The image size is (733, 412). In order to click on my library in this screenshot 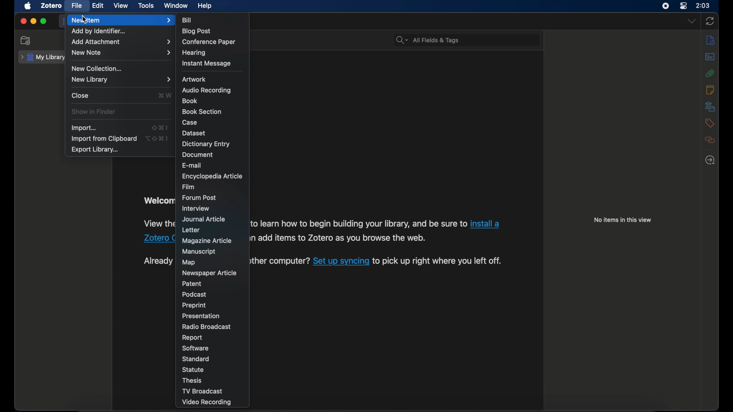, I will do `click(44, 57)`.